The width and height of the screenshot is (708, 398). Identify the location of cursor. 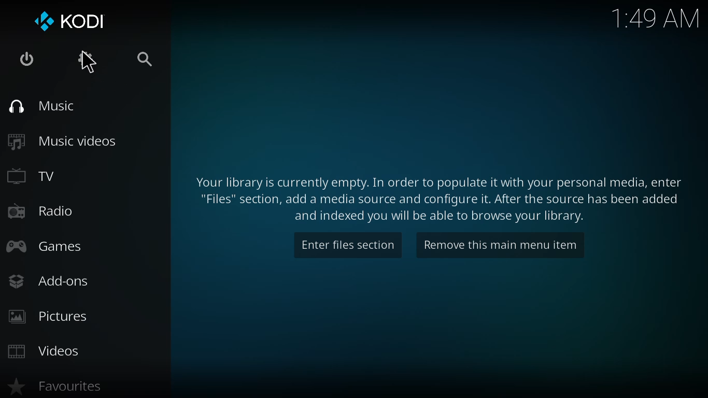
(90, 63).